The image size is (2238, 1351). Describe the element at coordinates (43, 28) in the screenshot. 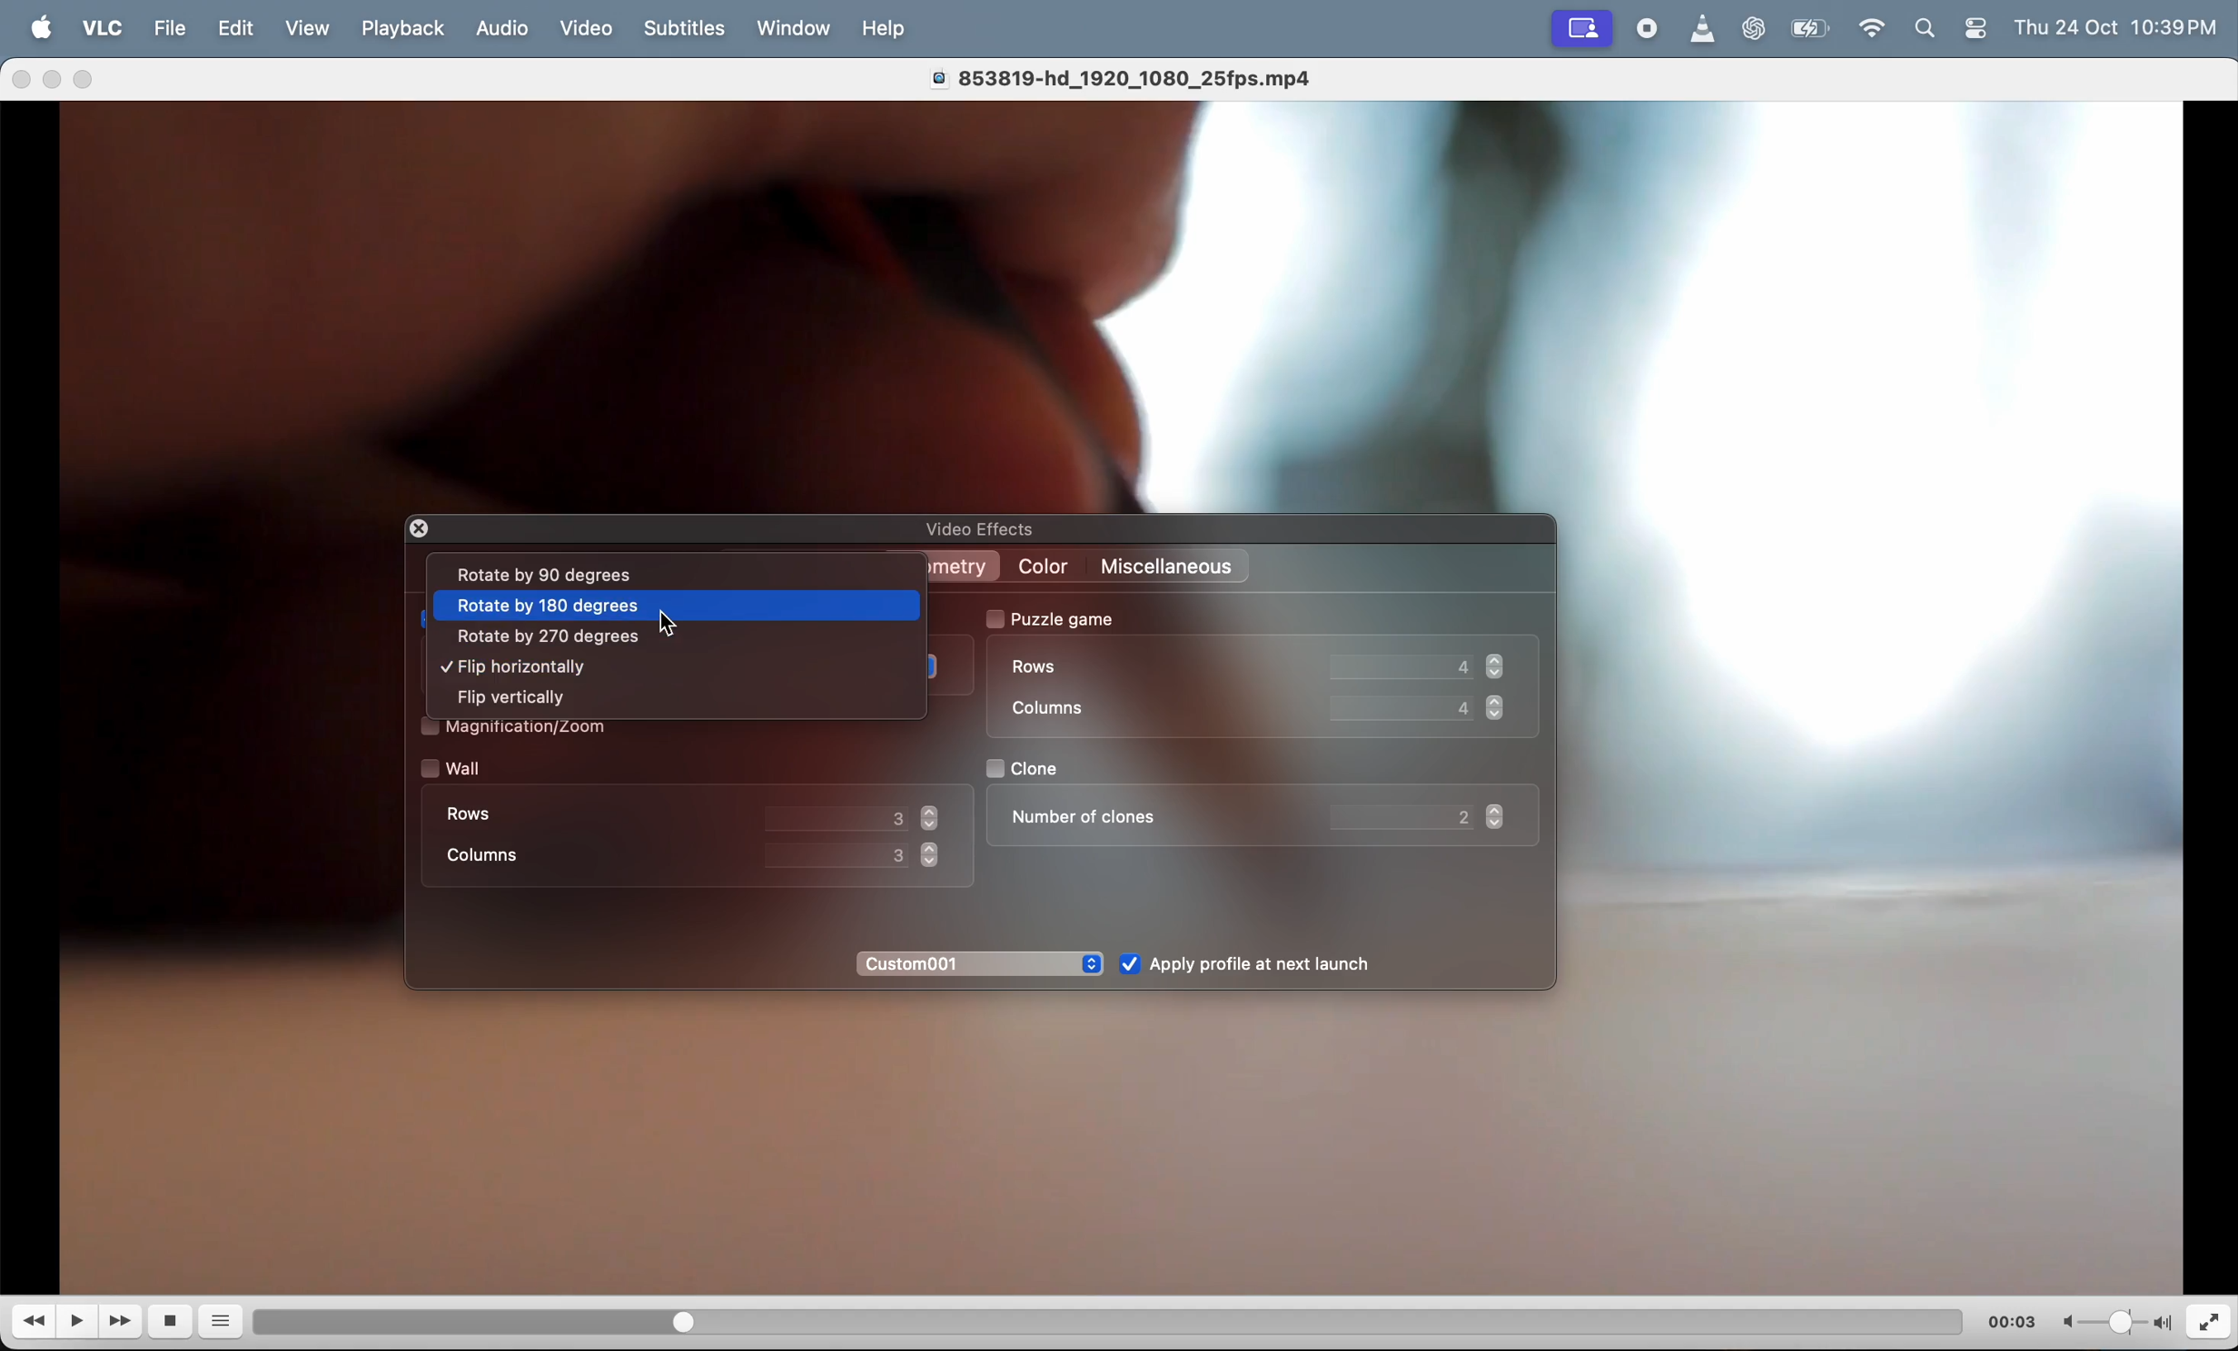

I see `Apple menu` at that location.